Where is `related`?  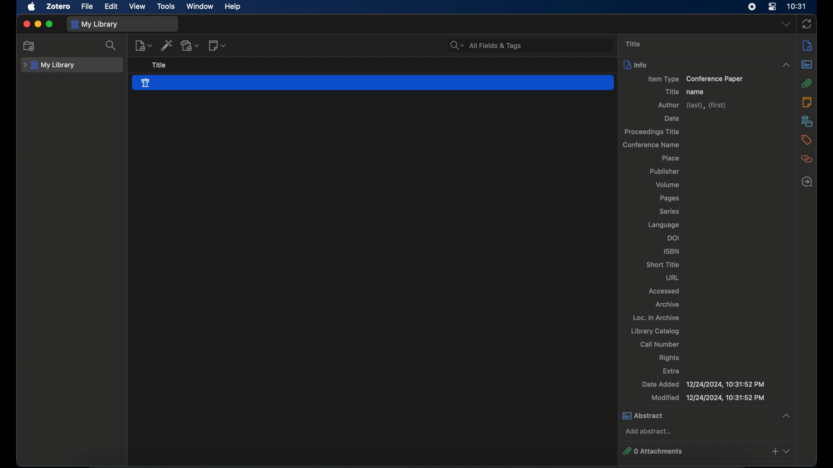
related is located at coordinates (807, 159).